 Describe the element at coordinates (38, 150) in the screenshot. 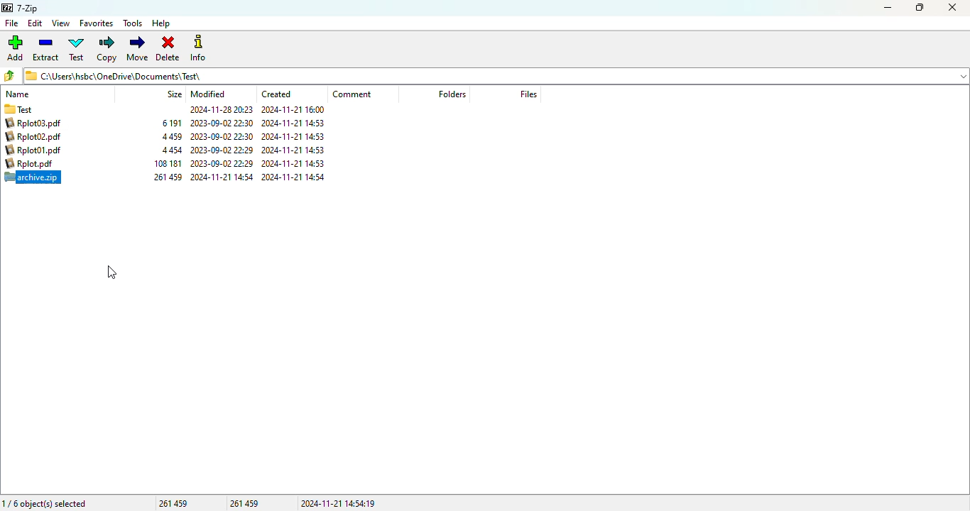

I see `Rplot02.pdf 4459 2023-09-02 22:30 2024-11-21 14:53` at that location.